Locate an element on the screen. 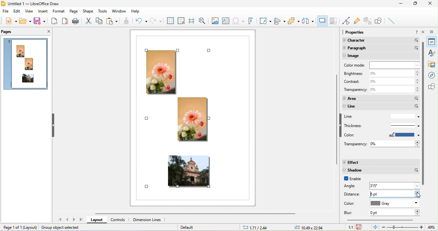 The width and height of the screenshot is (438, 231). 1.71/2.44 is located at coordinates (257, 227).